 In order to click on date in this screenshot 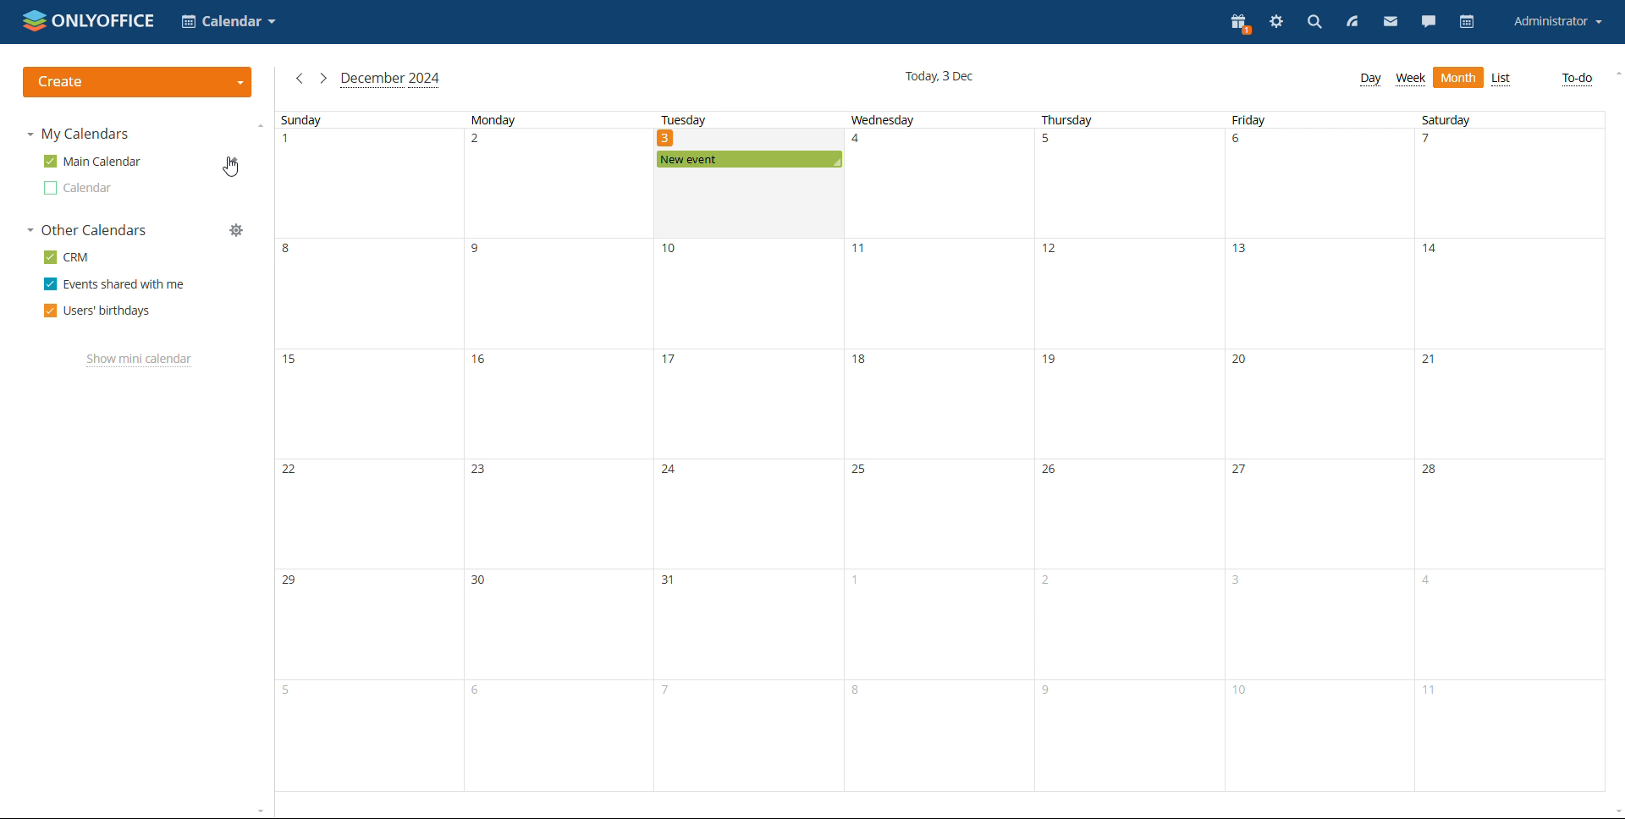, I will do `click(1319, 294)`.